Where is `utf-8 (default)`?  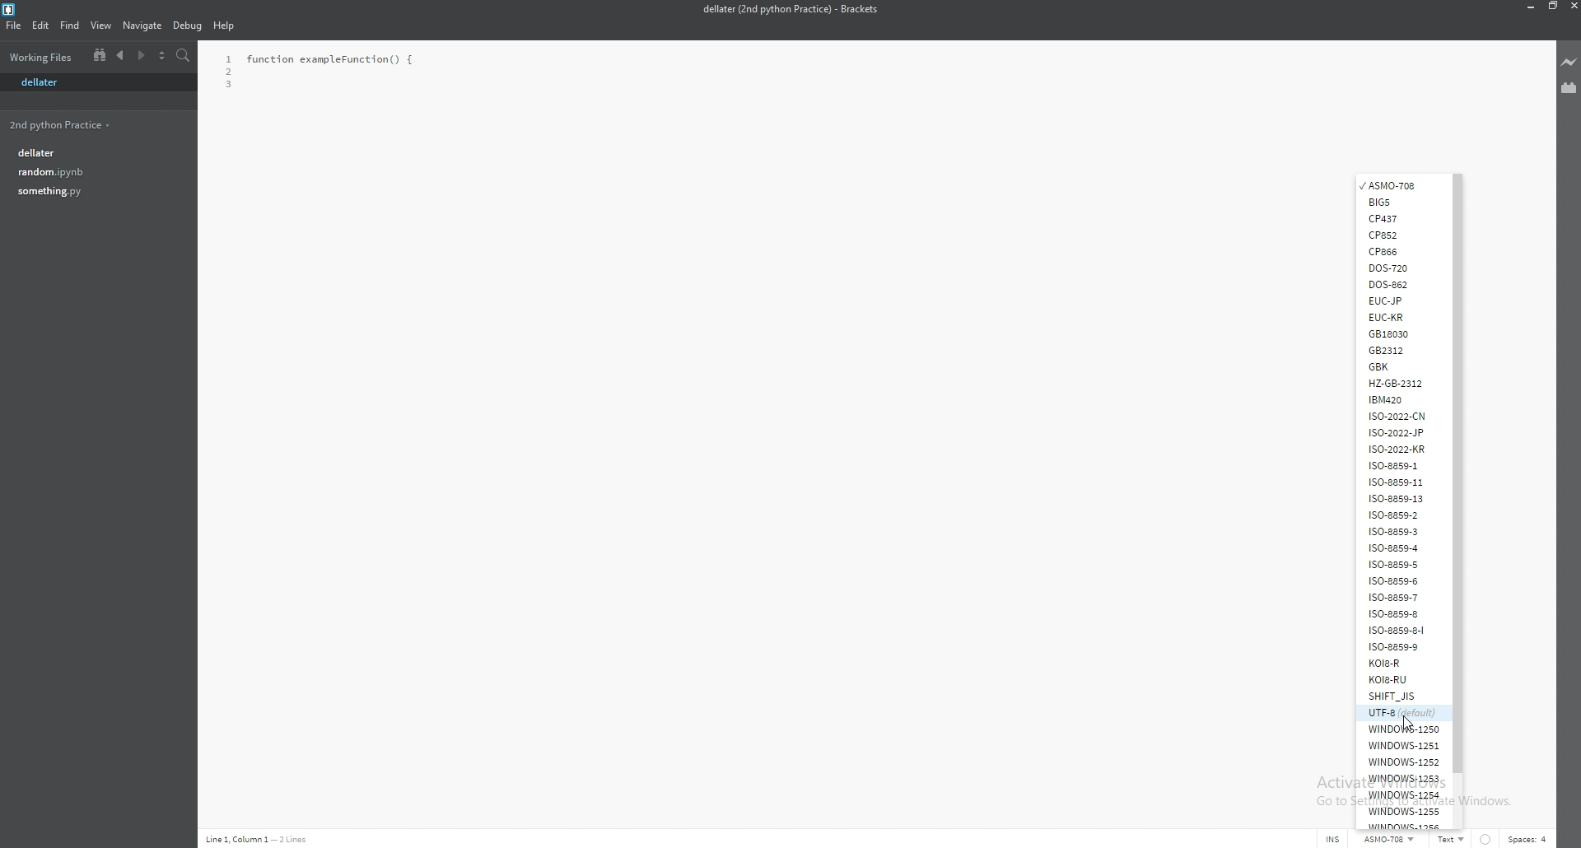
utf-8 (default) is located at coordinates (1401, 713).